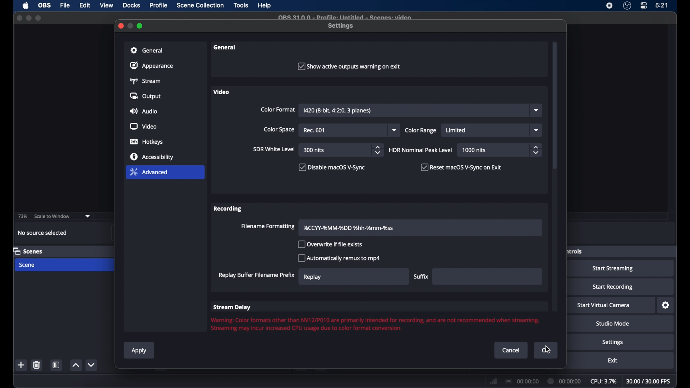 This screenshot has width=690, height=388. I want to click on overwrite if file exists, so click(330, 244).